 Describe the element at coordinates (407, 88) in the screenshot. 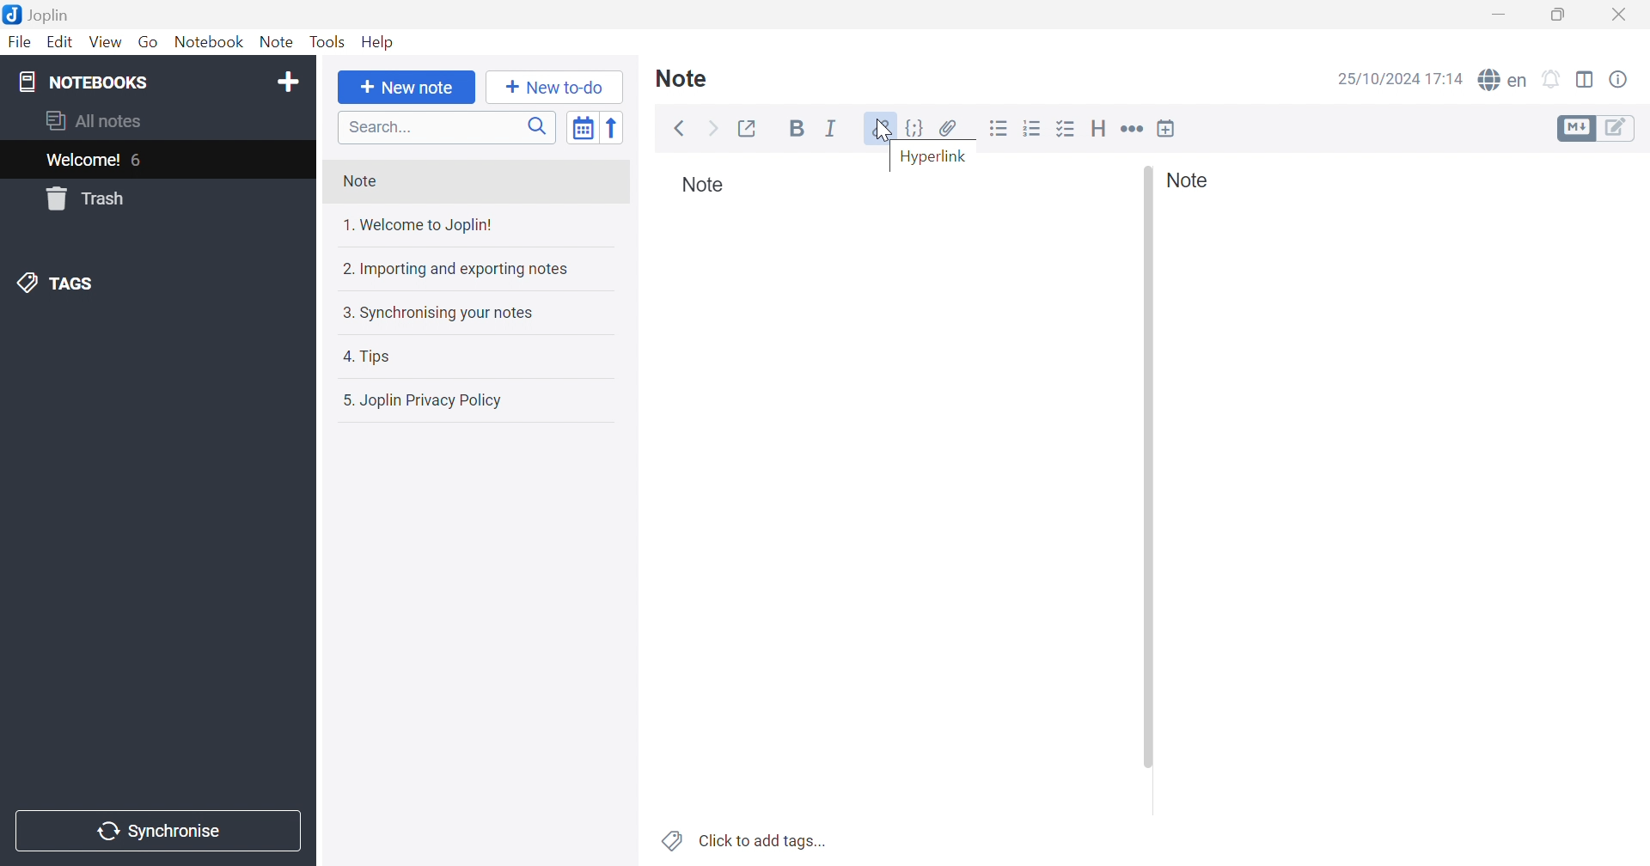

I see `+ New note` at that location.